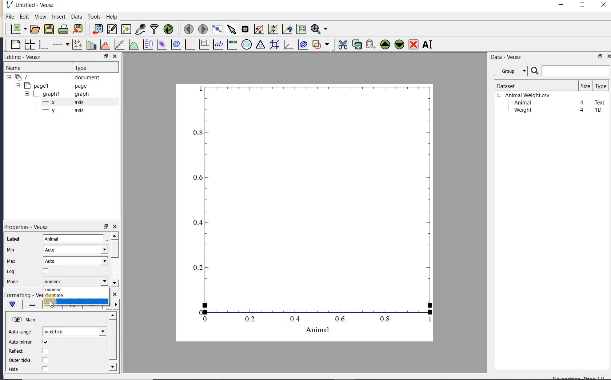 This screenshot has width=611, height=380. Describe the element at coordinates (133, 45) in the screenshot. I see `plot a function` at that location.